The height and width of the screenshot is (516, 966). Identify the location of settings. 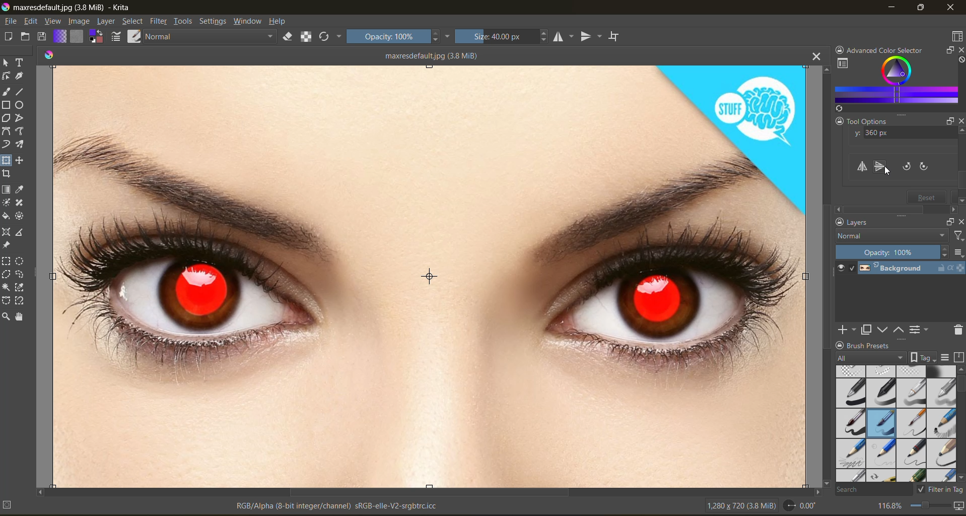
(214, 21).